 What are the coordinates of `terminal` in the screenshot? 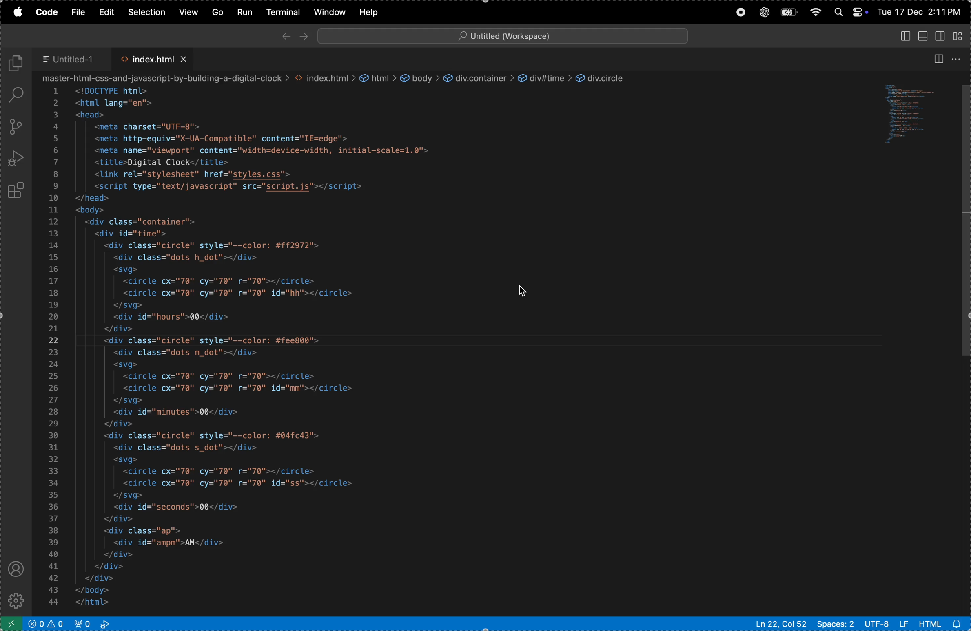 It's located at (285, 13).